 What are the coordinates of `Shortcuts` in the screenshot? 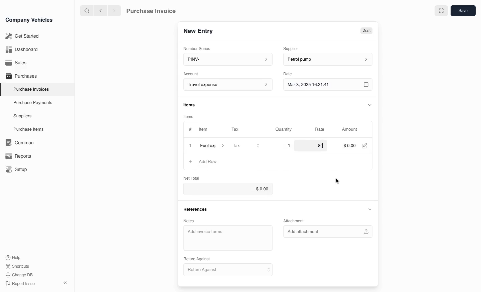 It's located at (18, 267).